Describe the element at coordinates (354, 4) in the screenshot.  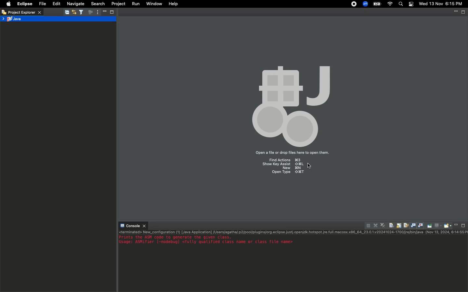
I see `Recording` at that location.